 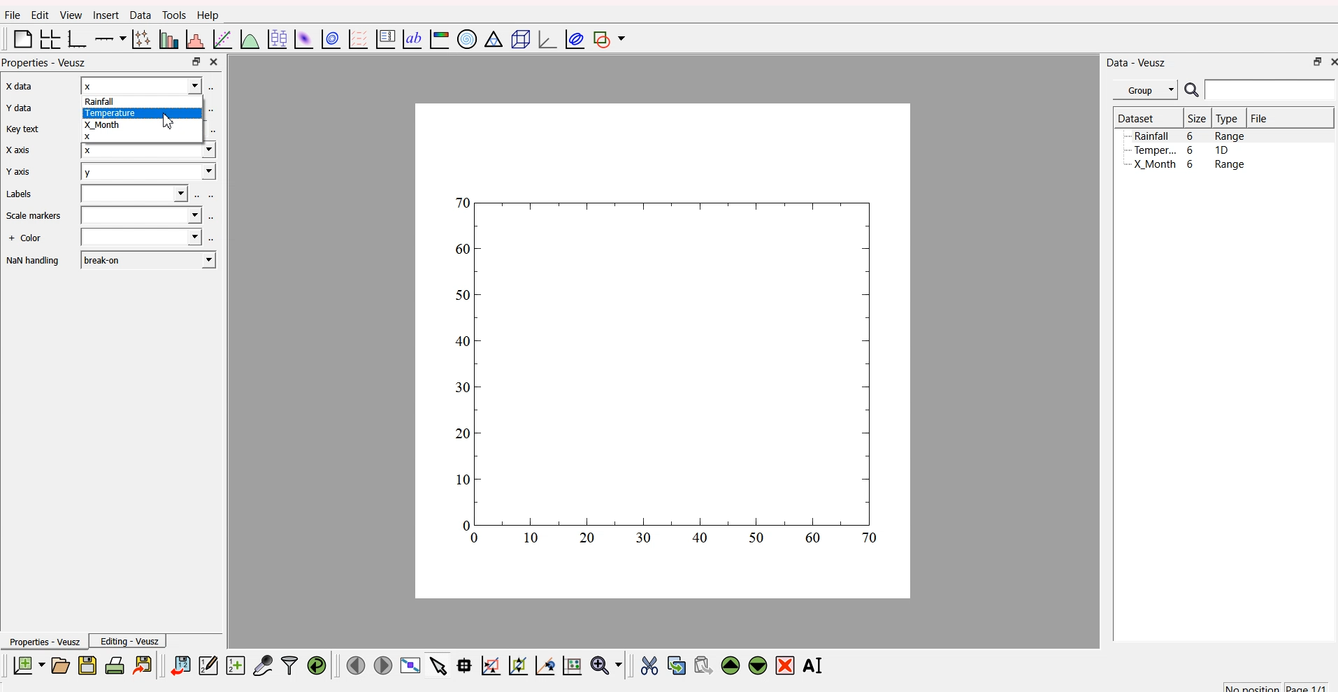 What do you see at coordinates (20, 150) in the screenshot?
I see `X axis` at bounding box center [20, 150].